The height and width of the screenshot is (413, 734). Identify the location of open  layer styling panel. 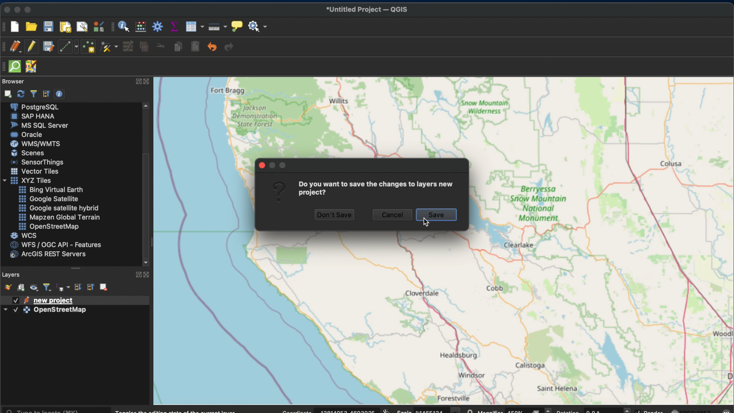
(6, 286).